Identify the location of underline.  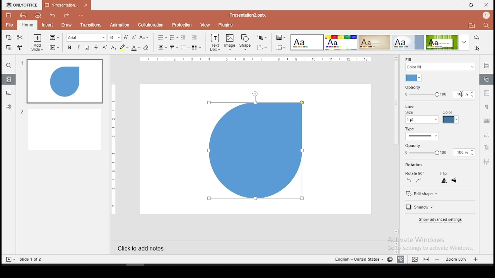
(87, 47).